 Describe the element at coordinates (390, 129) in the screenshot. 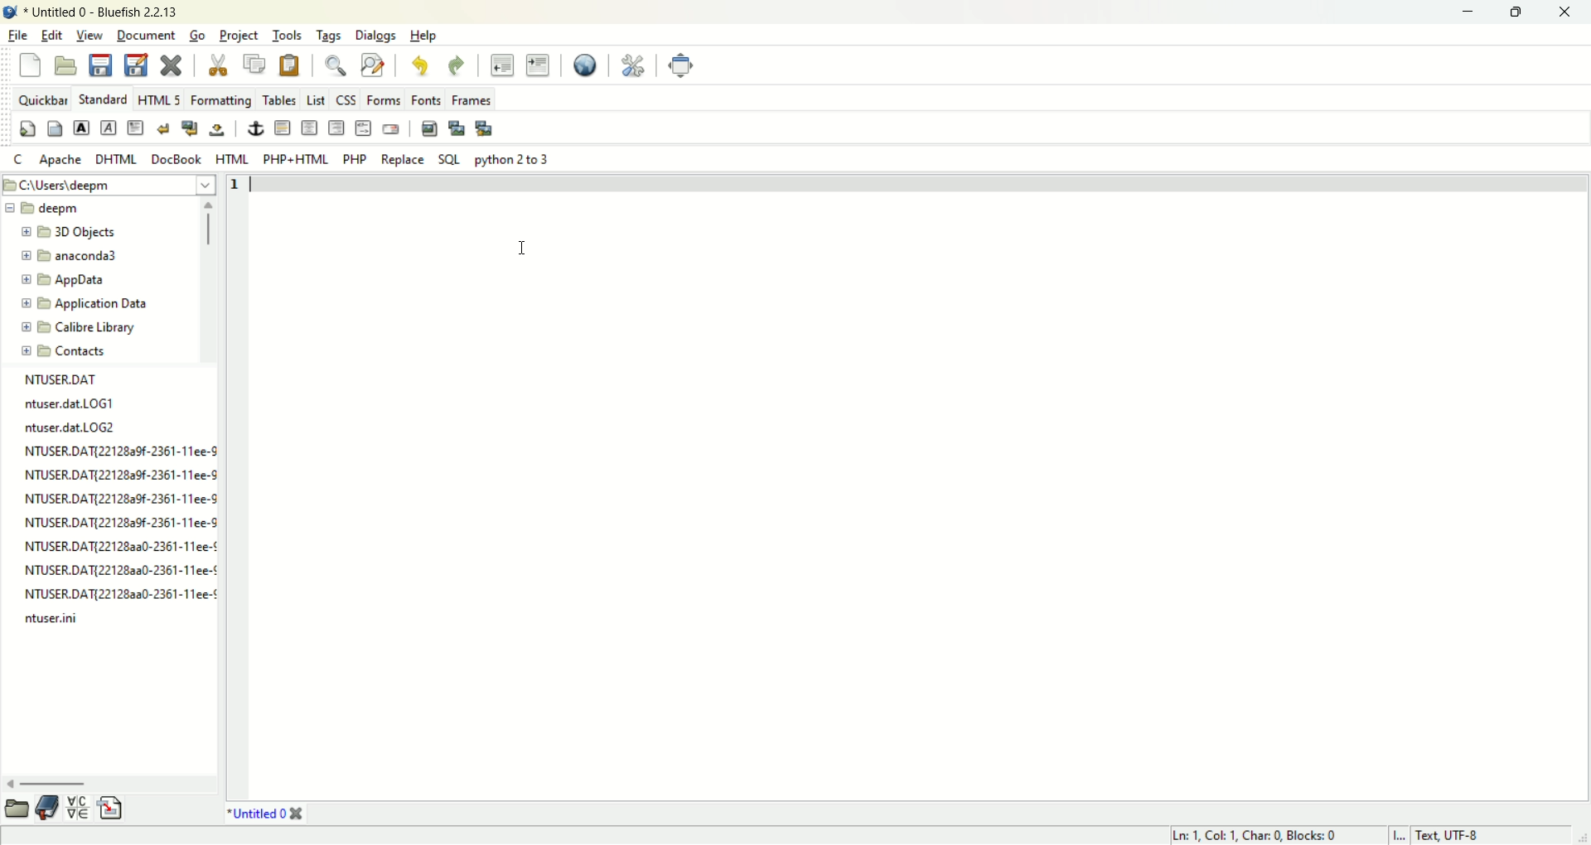

I see `email` at that location.